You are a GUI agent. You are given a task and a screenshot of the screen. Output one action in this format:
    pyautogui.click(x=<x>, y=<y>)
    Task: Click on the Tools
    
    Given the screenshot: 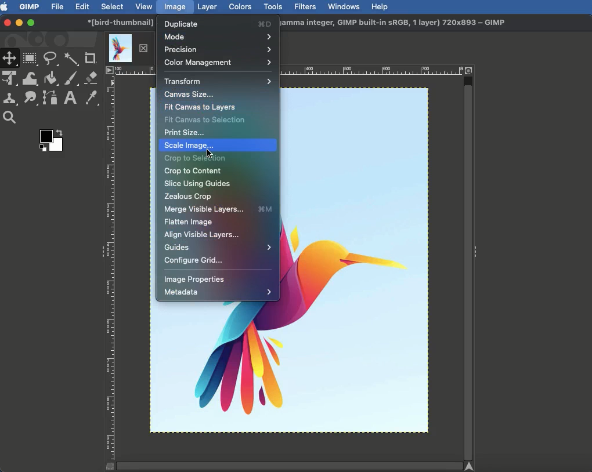 What is the action you would take?
    pyautogui.click(x=272, y=7)
    